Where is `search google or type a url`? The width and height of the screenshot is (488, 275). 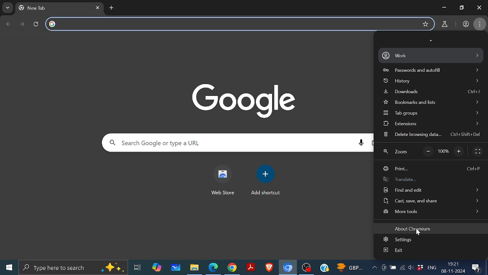
search google or type a url is located at coordinates (233, 23).